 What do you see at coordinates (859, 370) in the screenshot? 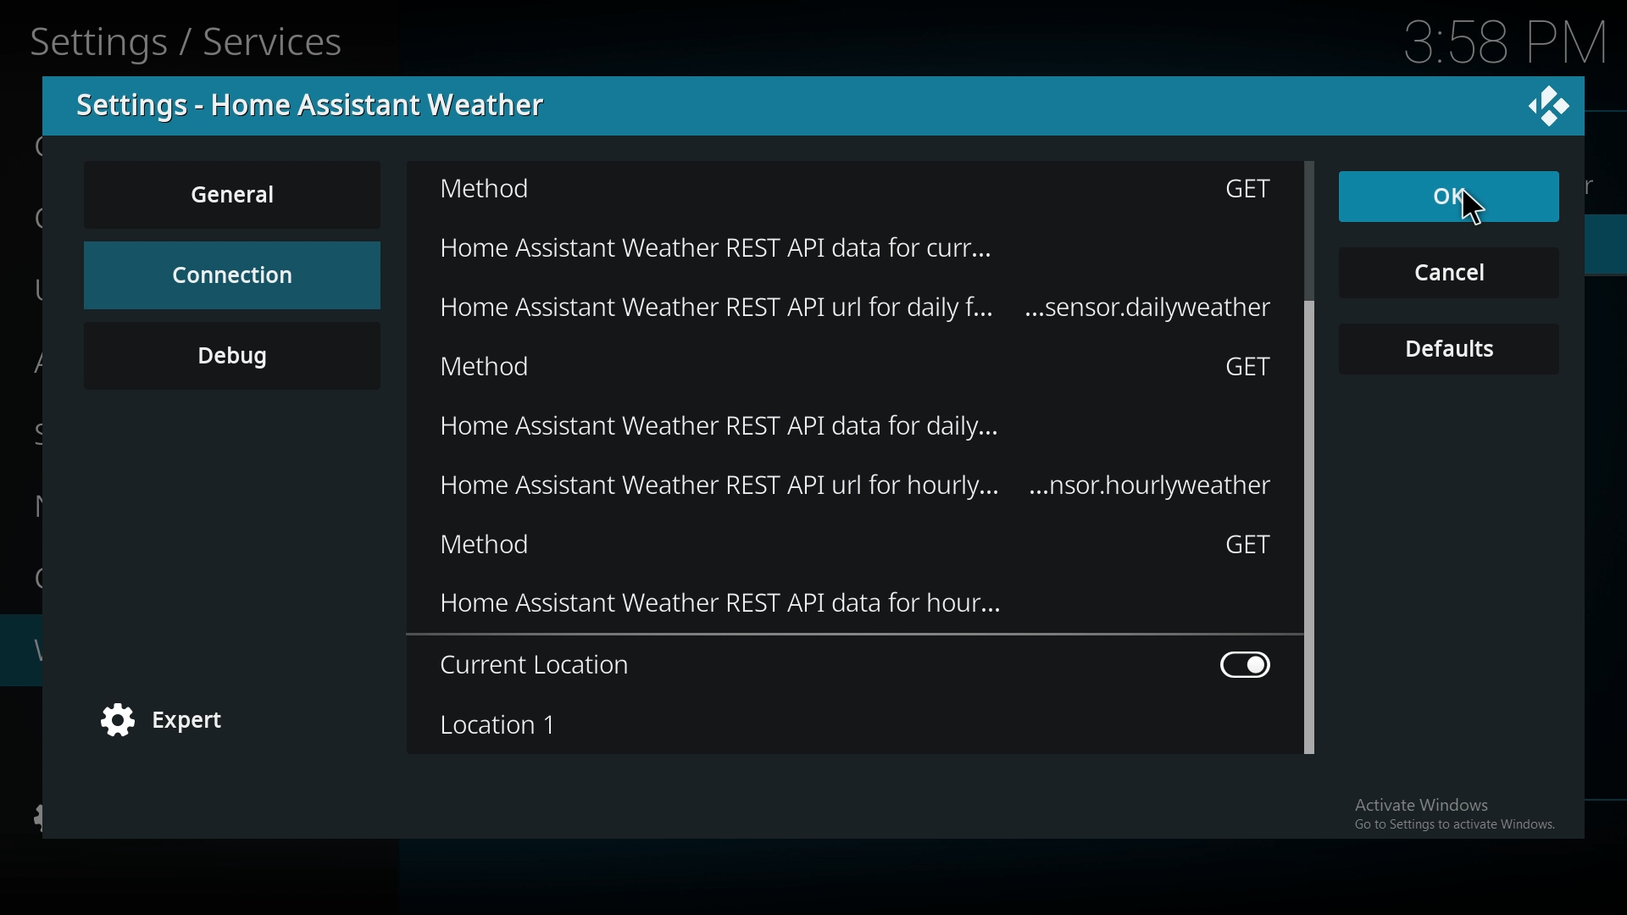
I see `method` at bounding box center [859, 370].